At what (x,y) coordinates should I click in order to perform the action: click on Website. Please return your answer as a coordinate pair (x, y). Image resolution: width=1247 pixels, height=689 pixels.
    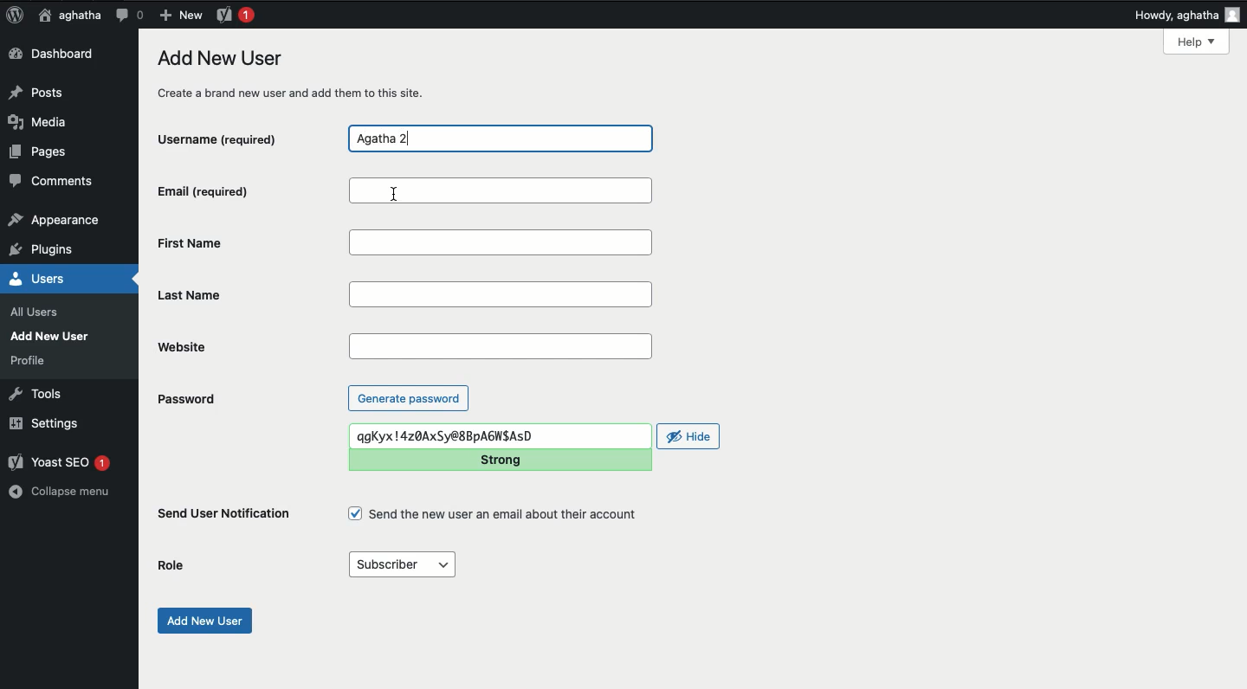
    Looking at the image, I should click on (501, 346).